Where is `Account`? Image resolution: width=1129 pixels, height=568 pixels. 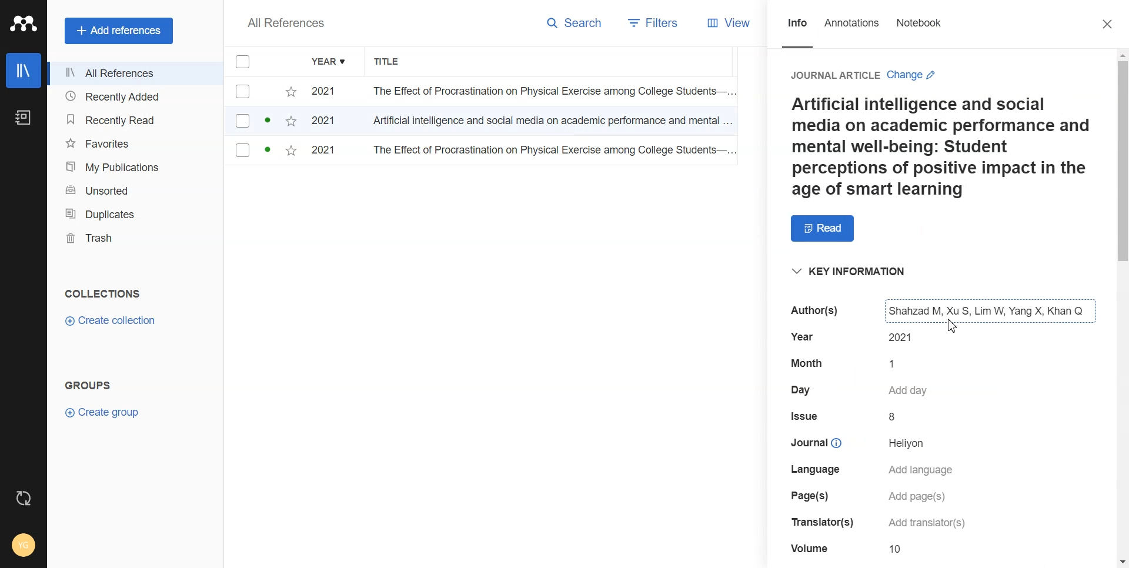 Account is located at coordinates (23, 545).